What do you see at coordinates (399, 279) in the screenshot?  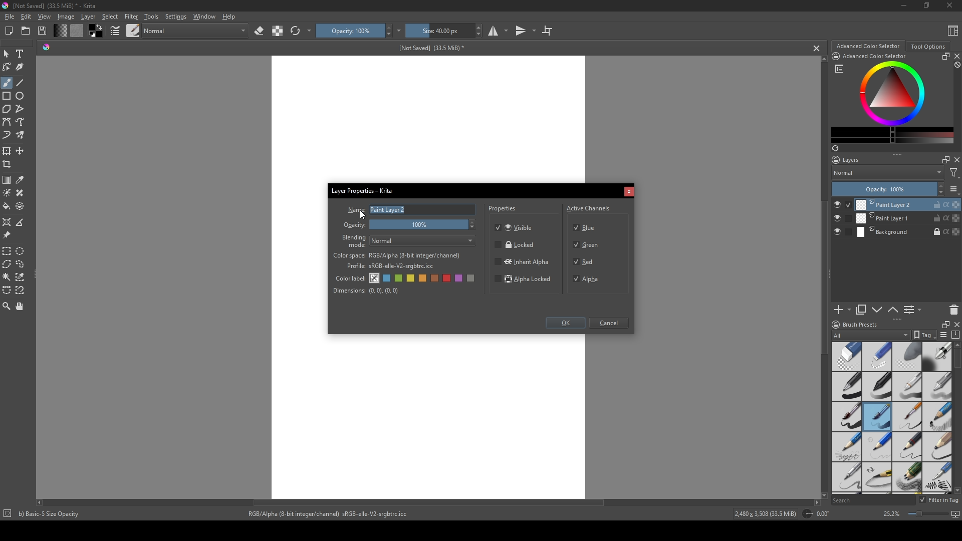 I see `green` at bounding box center [399, 279].